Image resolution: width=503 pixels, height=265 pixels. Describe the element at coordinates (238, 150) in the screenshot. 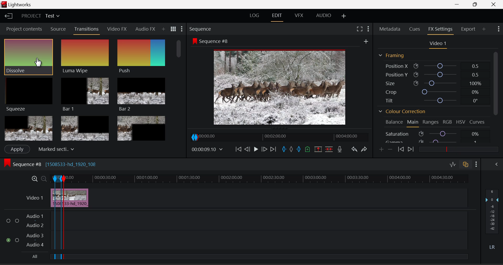

I see `To start` at that location.